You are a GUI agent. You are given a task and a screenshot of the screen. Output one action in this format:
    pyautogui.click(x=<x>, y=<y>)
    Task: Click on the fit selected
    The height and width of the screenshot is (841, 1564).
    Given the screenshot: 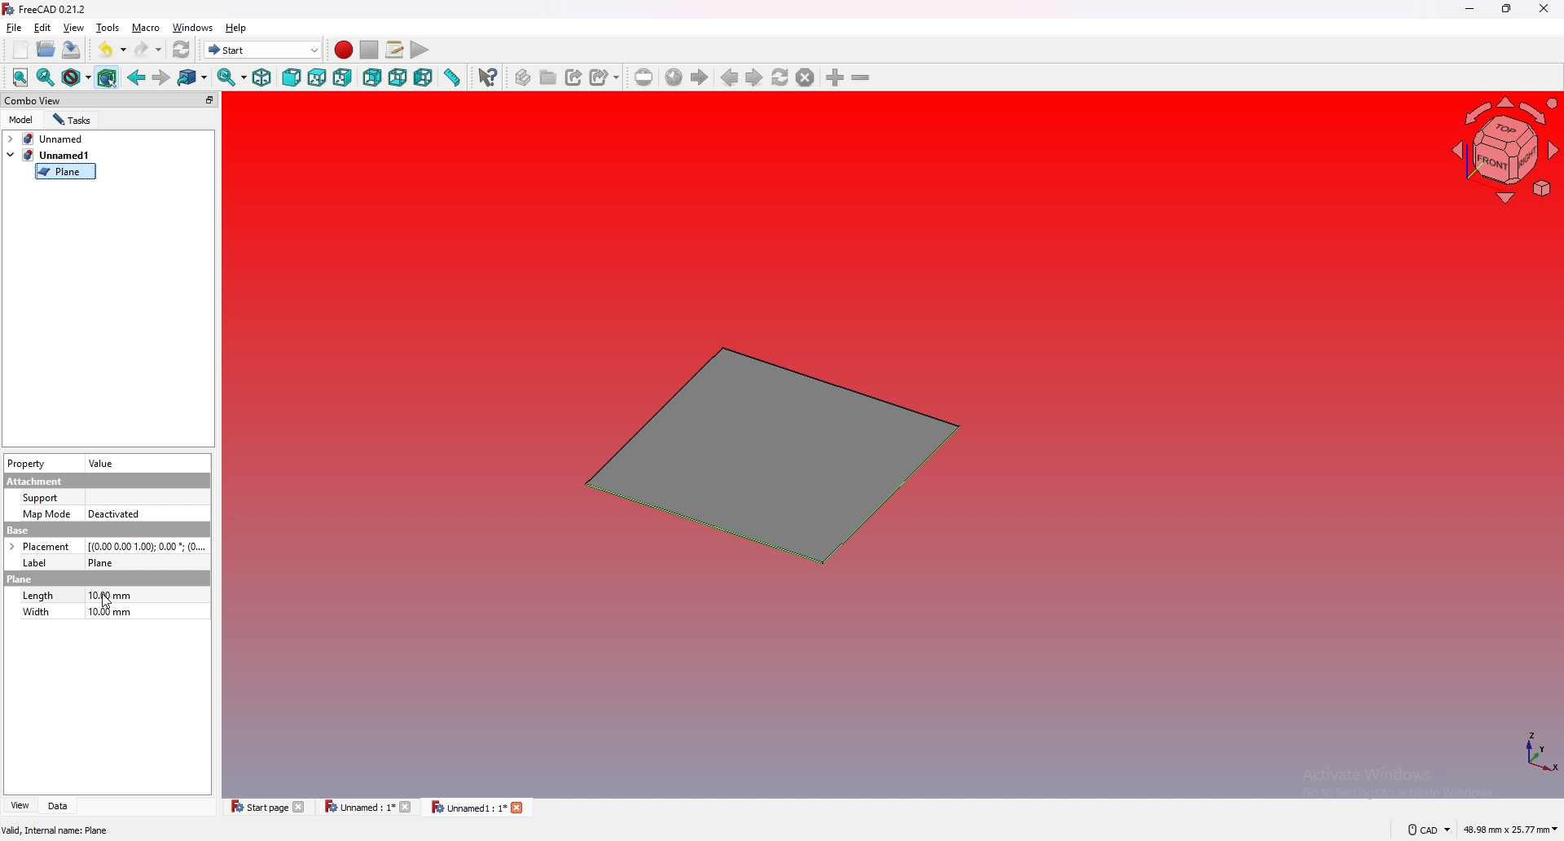 What is the action you would take?
    pyautogui.click(x=46, y=77)
    